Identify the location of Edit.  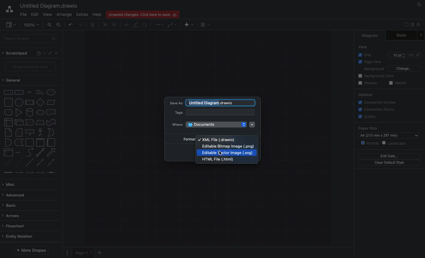
(50, 53).